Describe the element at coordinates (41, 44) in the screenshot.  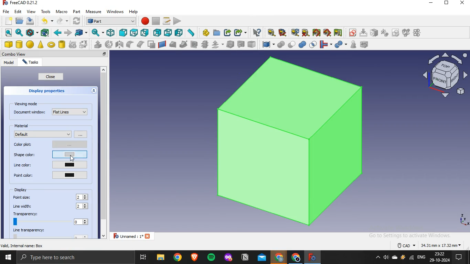
I see `cone` at that location.